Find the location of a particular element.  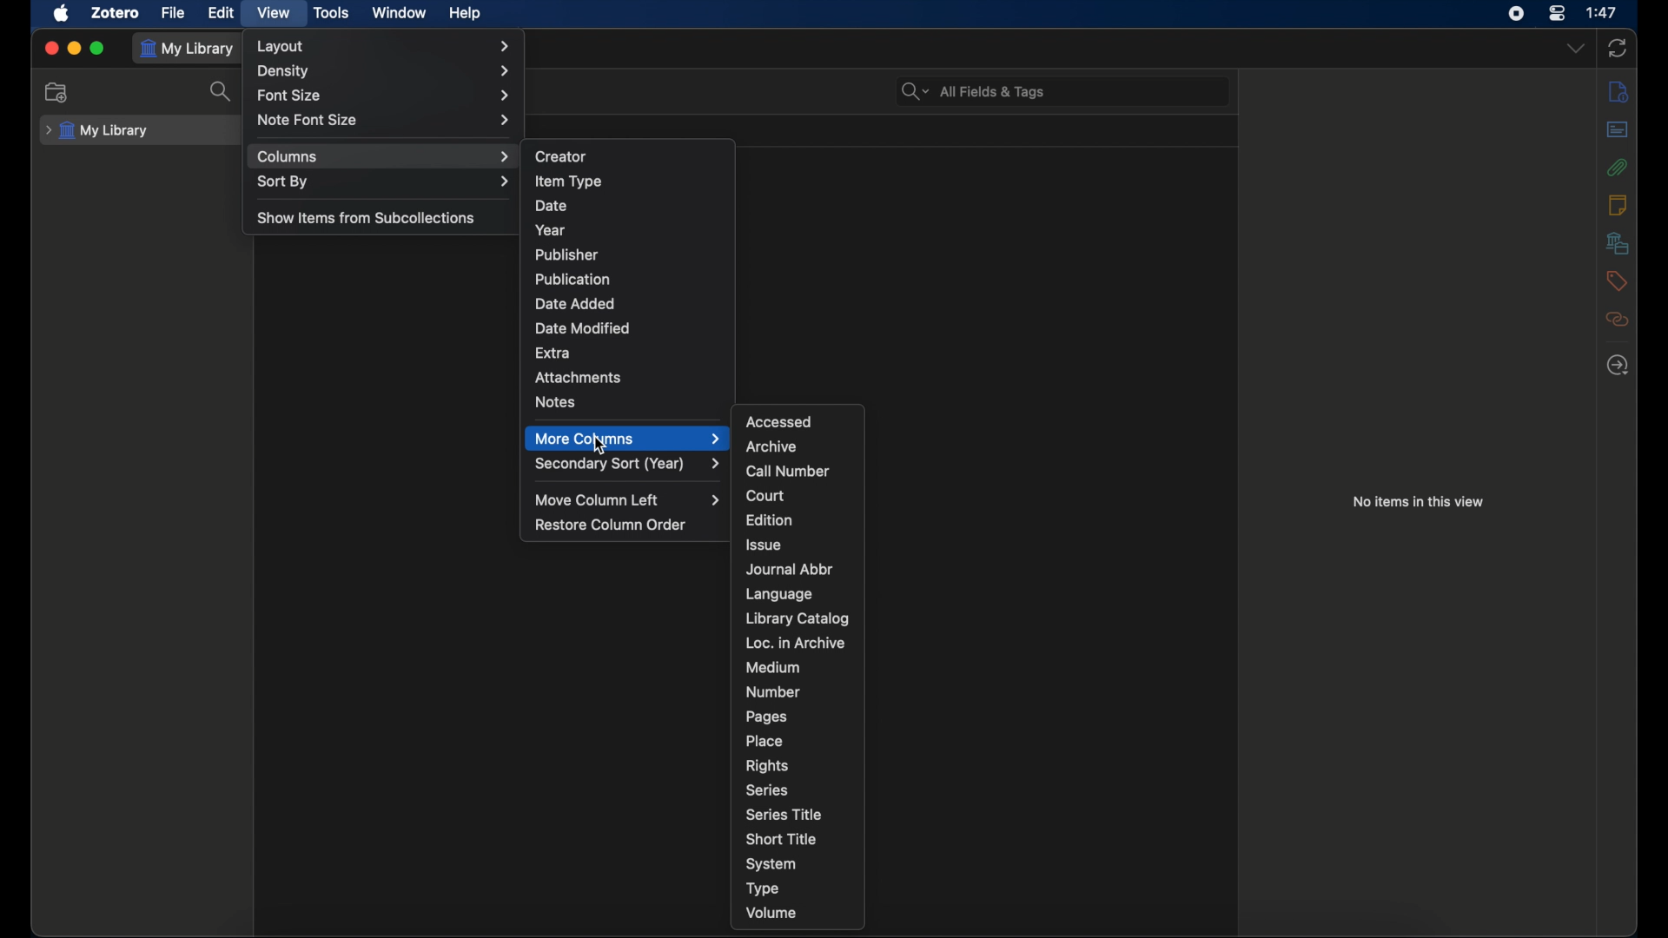

date is located at coordinates (551, 205).